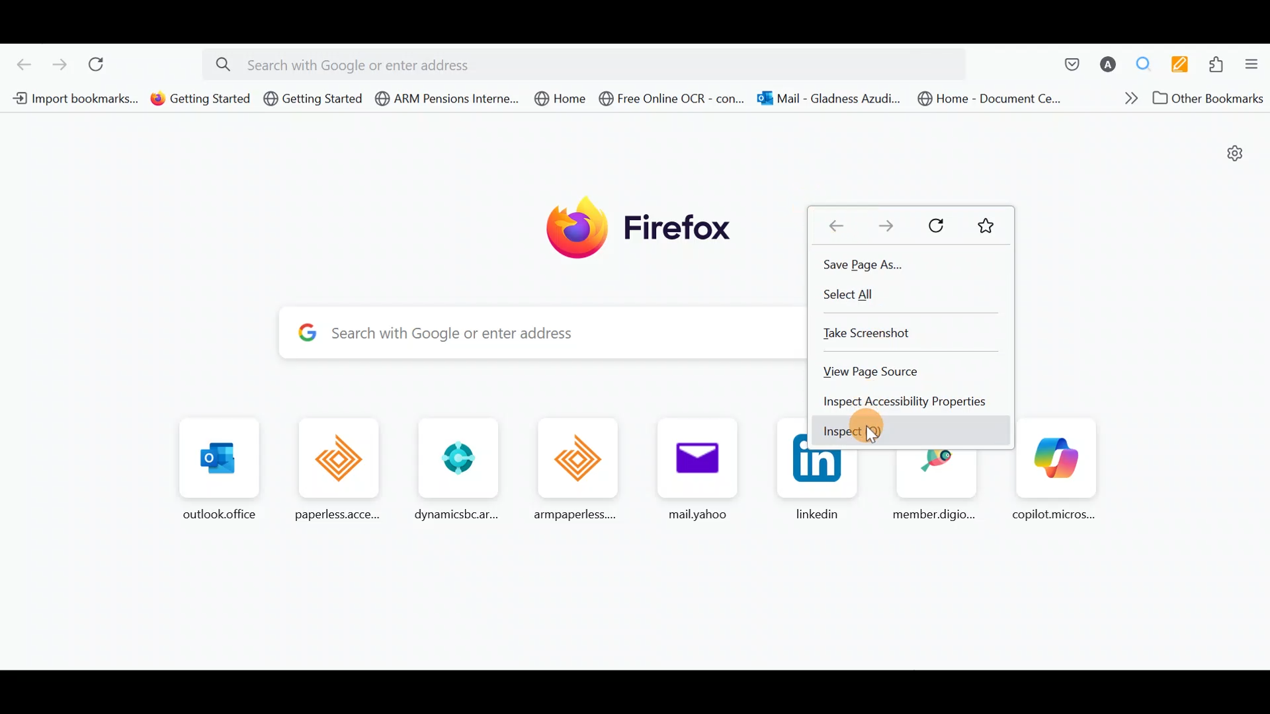 This screenshot has width=1270, height=714. What do you see at coordinates (868, 268) in the screenshot?
I see `Save page as` at bounding box center [868, 268].